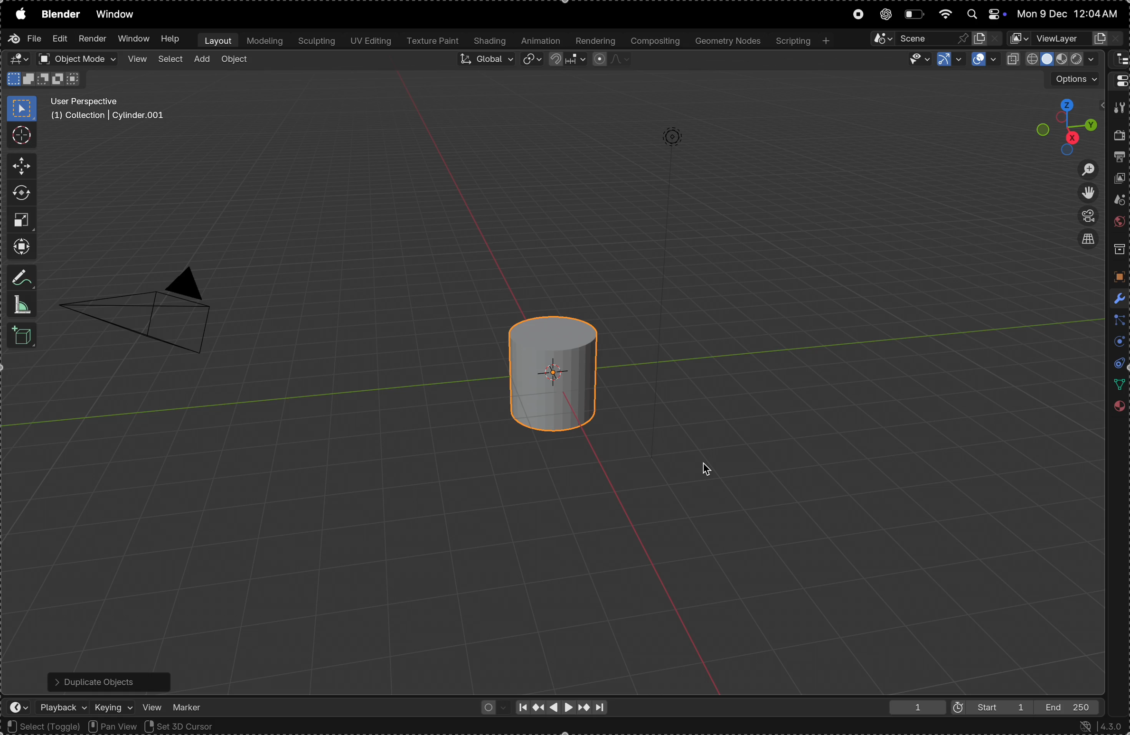 The image size is (1130, 735). What do you see at coordinates (1117, 385) in the screenshot?
I see `data` at bounding box center [1117, 385].